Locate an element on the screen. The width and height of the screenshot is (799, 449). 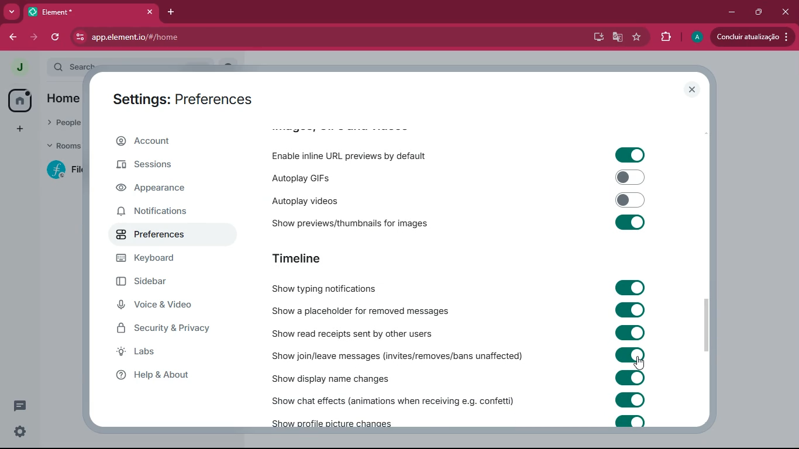
refresh is located at coordinates (56, 38).